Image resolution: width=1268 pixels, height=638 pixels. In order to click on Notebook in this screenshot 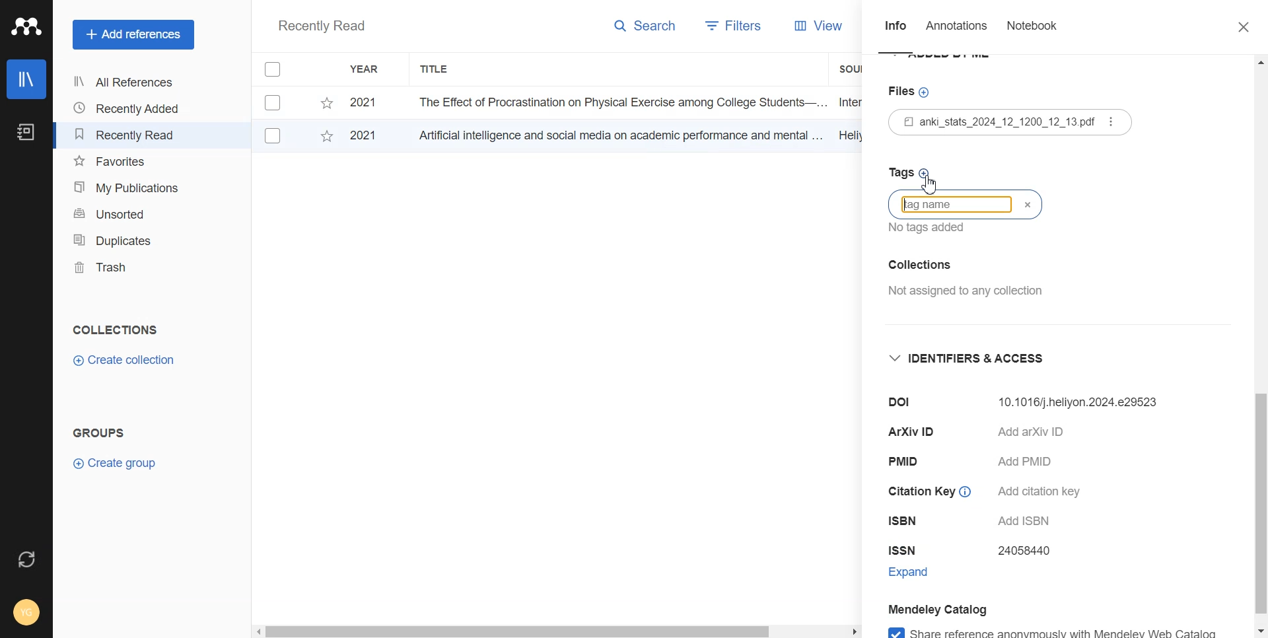, I will do `click(1032, 28)`.